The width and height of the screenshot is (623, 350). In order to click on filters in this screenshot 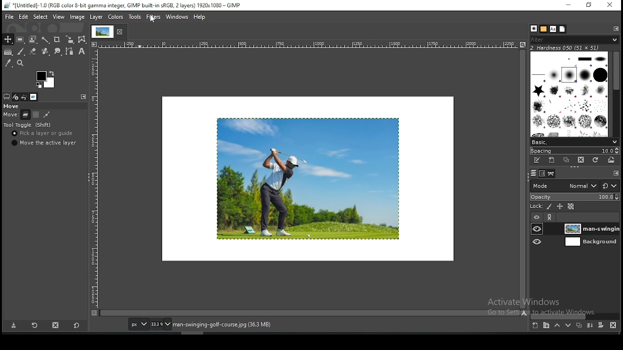, I will do `click(154, 17)`.